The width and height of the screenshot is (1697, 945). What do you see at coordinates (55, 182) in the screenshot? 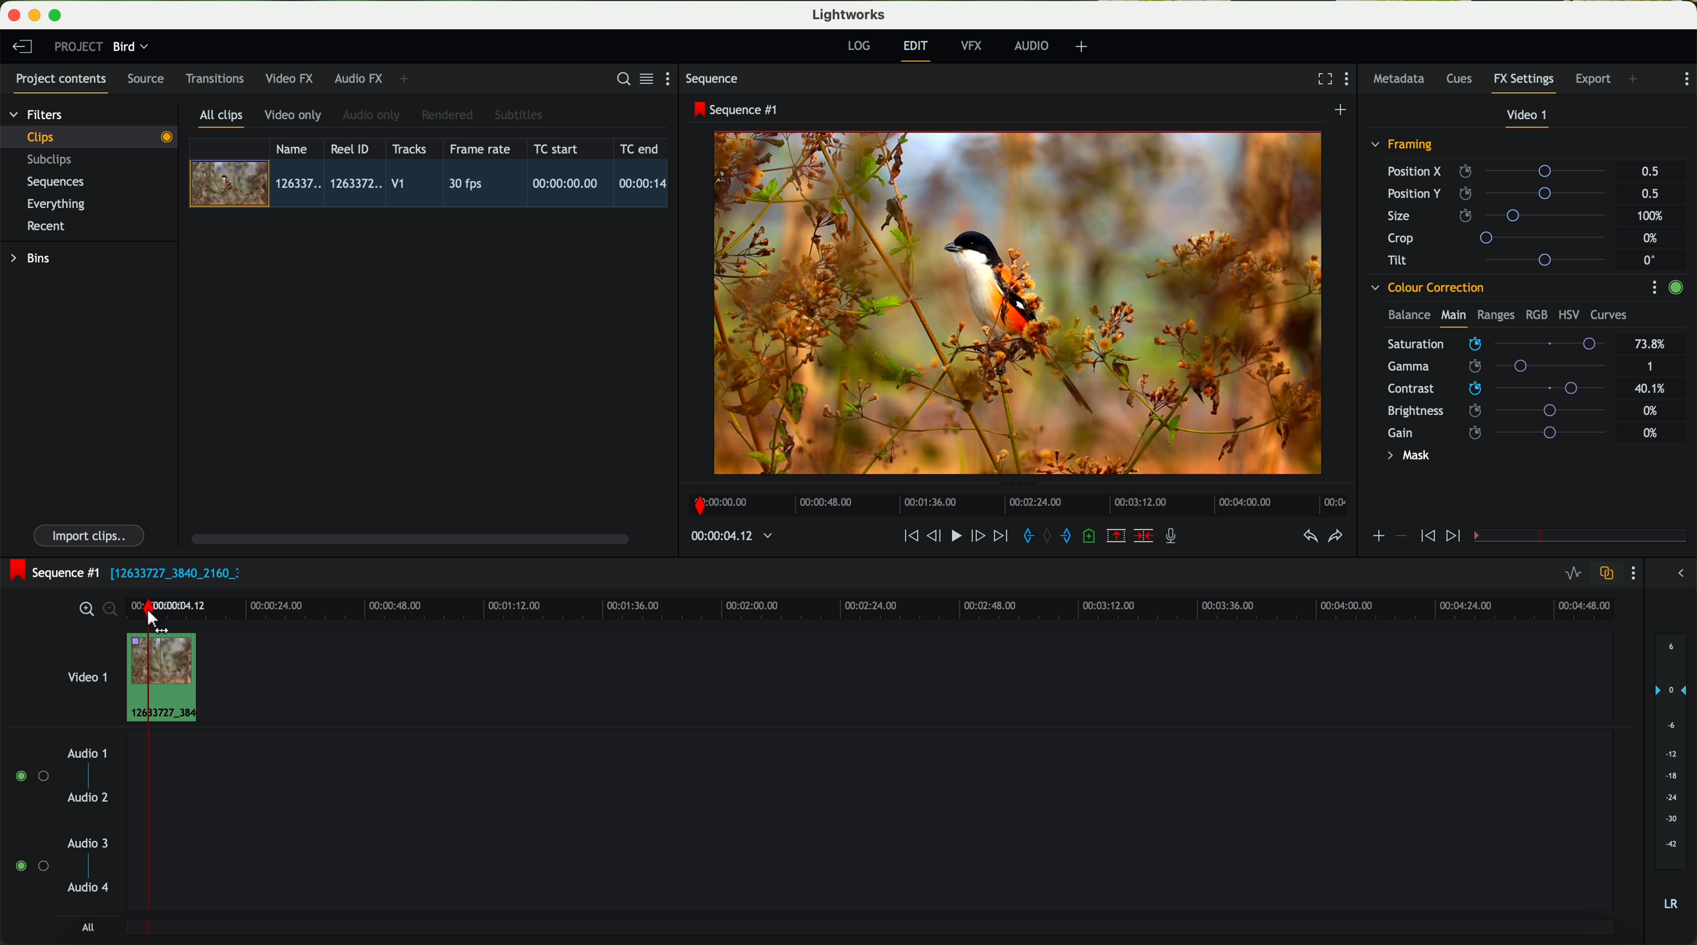
I see `sequences` at bounding box center [55, 182].